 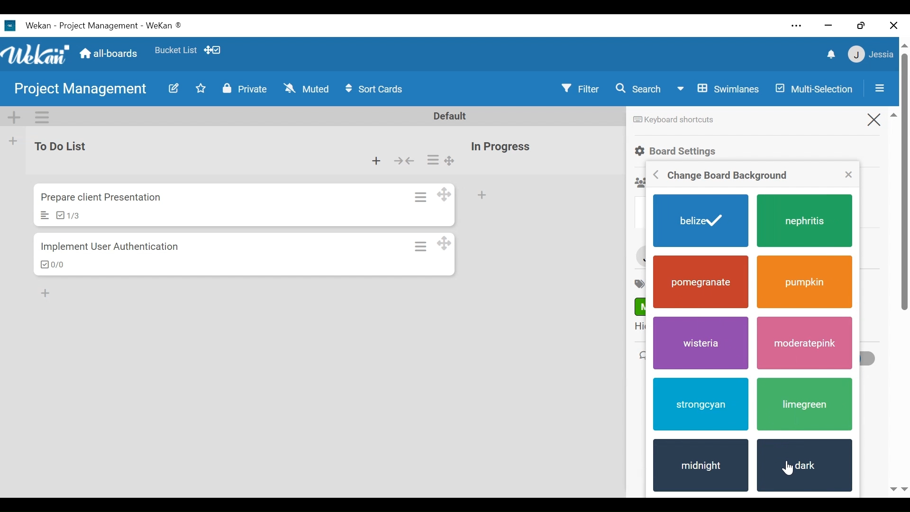 I want to click on Cursor, so click(x=792, y=468).